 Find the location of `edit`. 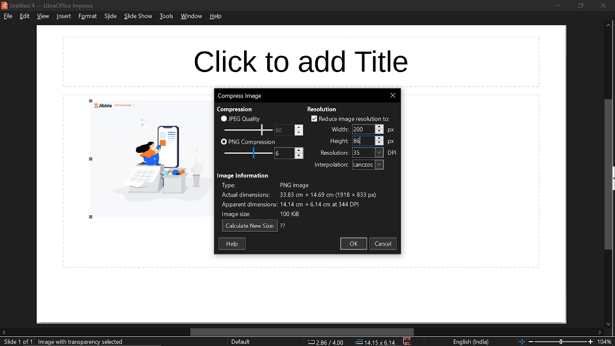

edit is located at coordinates (25, 16).